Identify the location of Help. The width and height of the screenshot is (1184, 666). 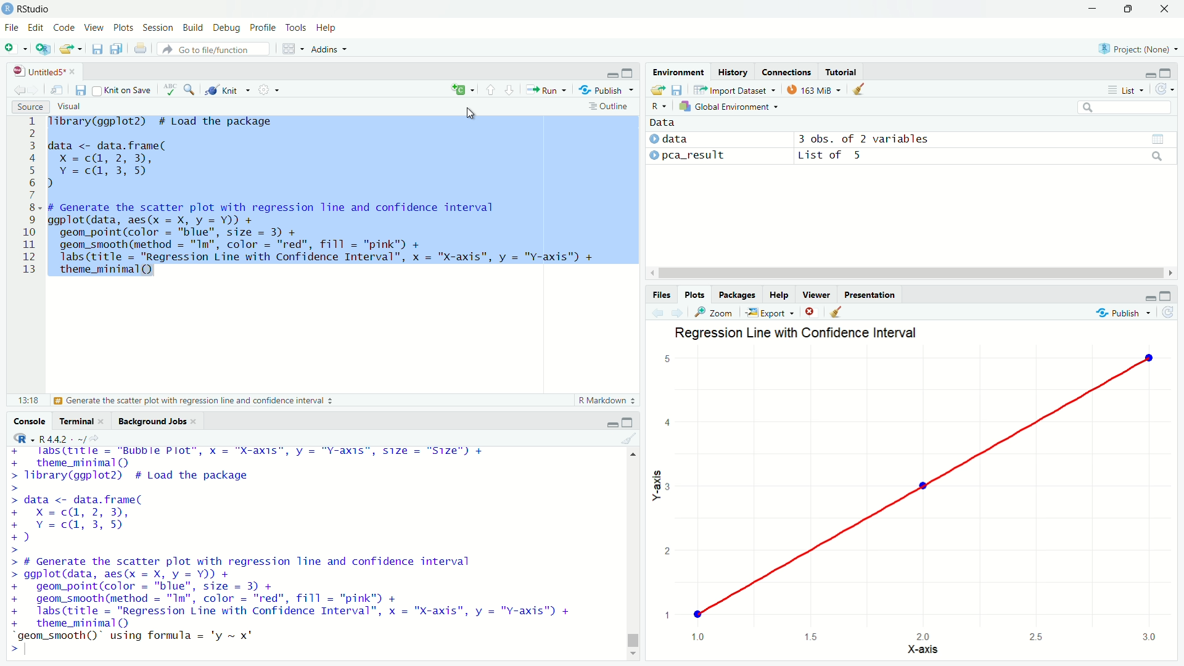
(779, 294).